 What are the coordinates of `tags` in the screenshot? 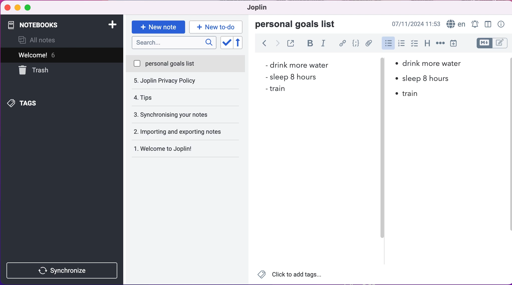 It's located at (32, 102).